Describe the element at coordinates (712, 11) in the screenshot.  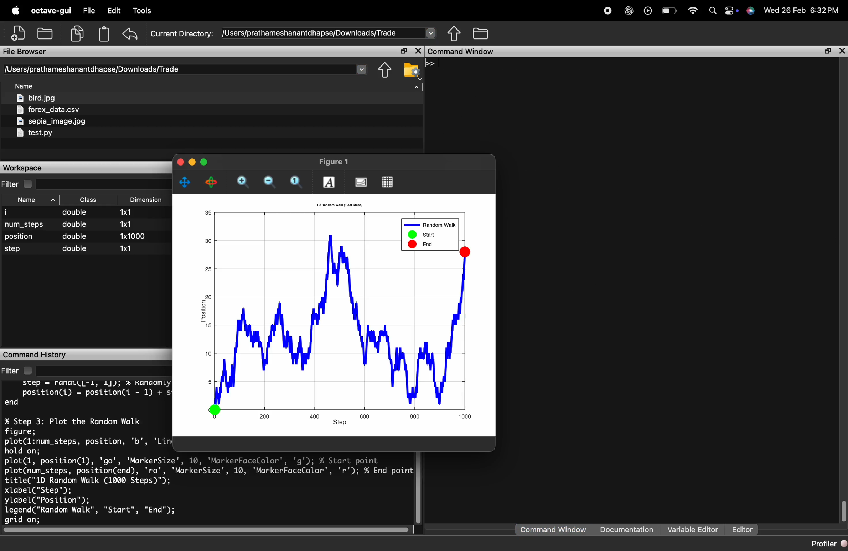
I see `search` at that location.